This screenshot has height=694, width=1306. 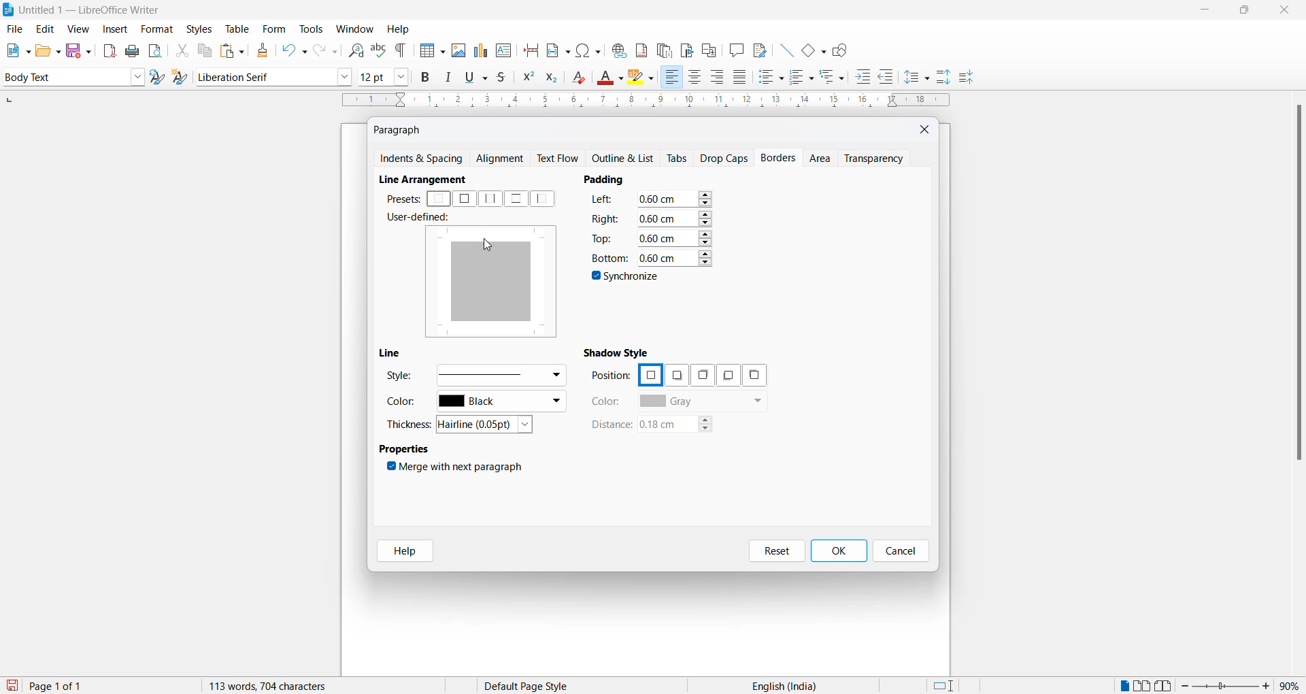 I want to click on increase paragraph, so click(x=944, y=78).